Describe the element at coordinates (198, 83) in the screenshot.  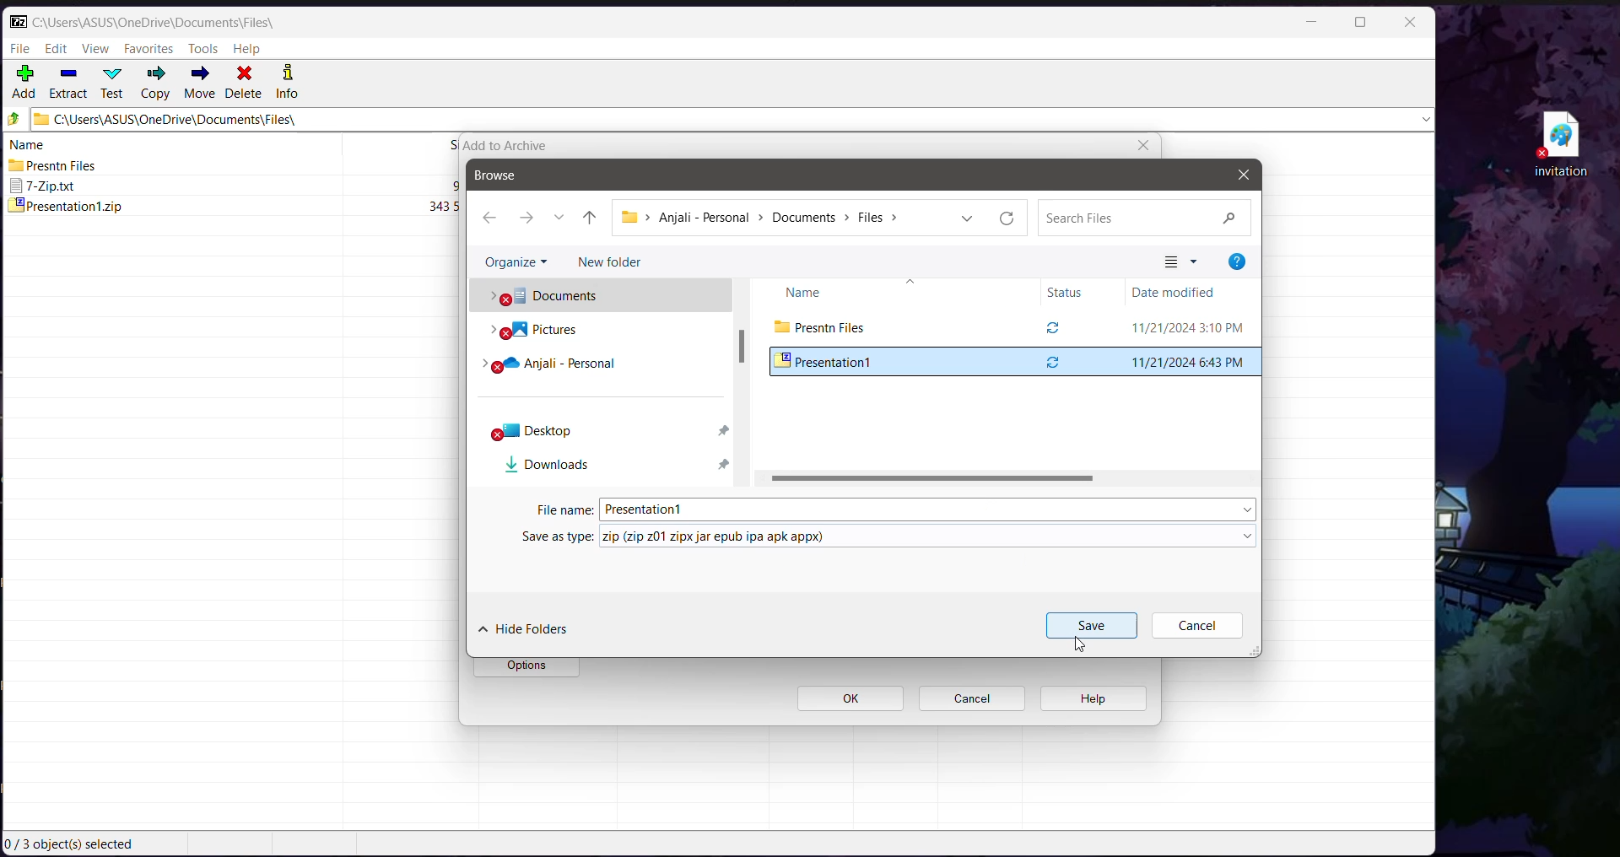
I see `Move` at that location.